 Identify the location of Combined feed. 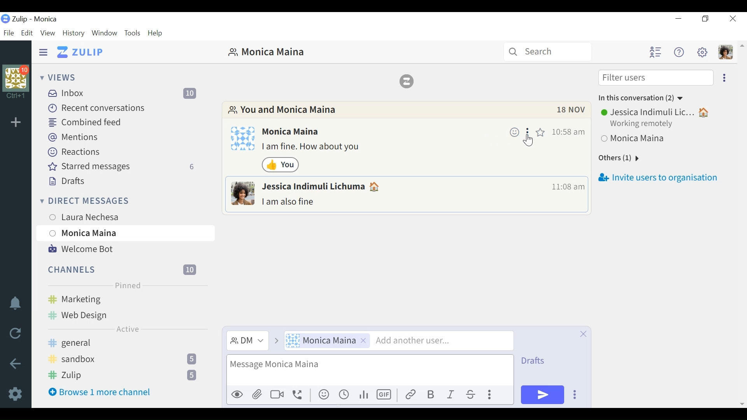
(83, 121).